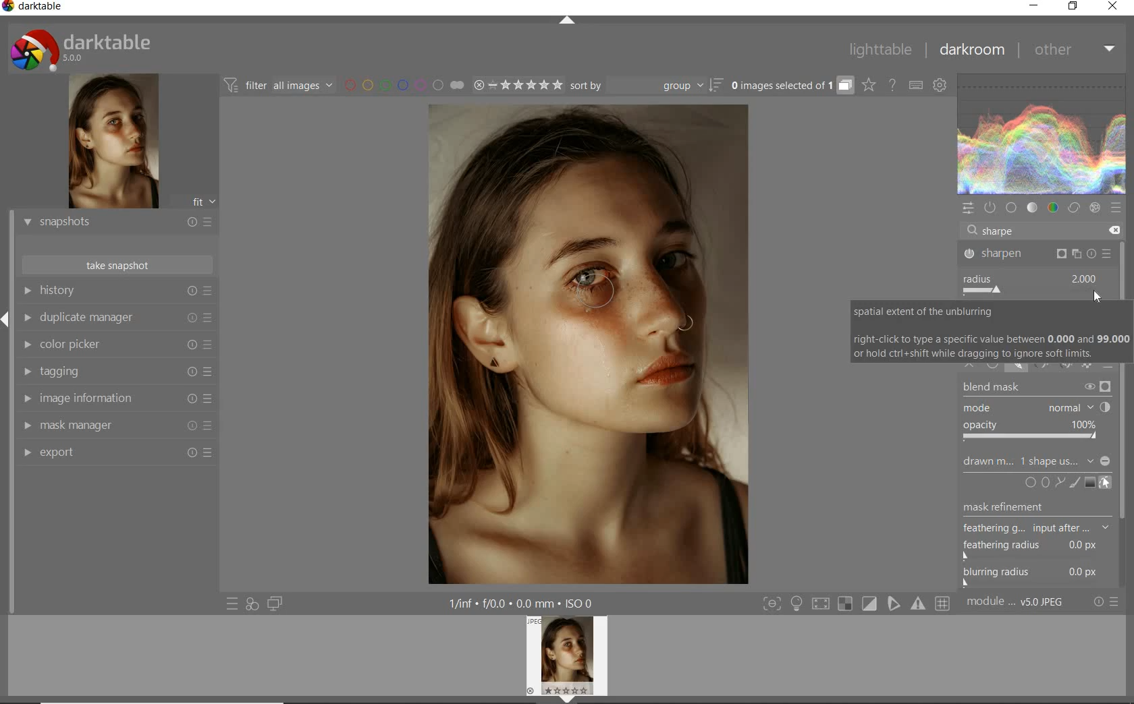  Describe the element at coordinates (1107, 602) in the screenshot. I see `reset or presets & preferences` at that location.